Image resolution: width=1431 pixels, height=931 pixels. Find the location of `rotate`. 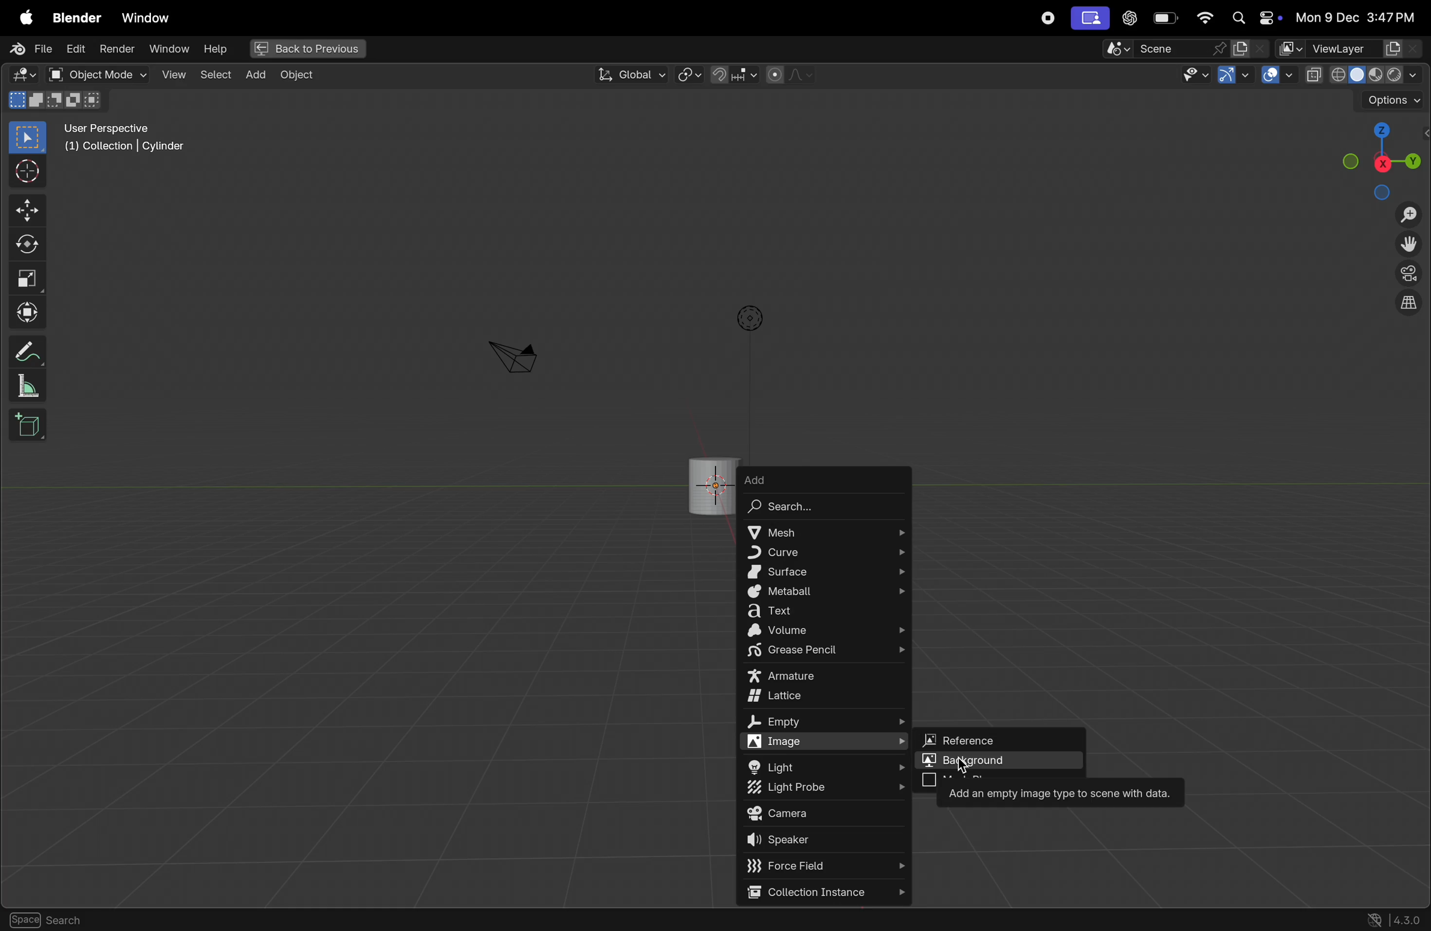

rotate is located at coordinates (25, 242).